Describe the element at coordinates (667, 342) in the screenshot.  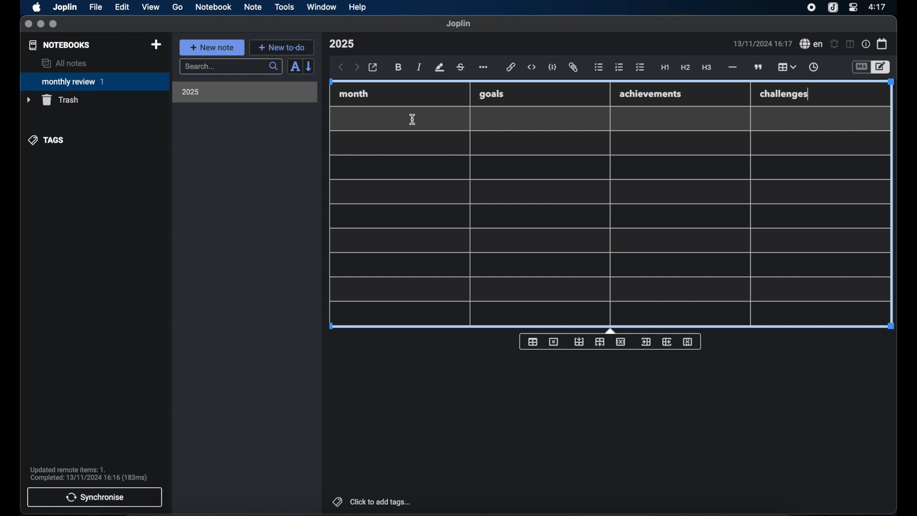
I see `insert column after` at that location.